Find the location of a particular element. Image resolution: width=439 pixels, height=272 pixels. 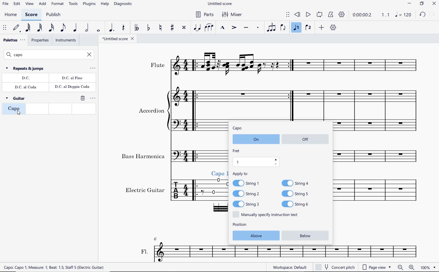

voice 2 is located at coordinates (309, 28).